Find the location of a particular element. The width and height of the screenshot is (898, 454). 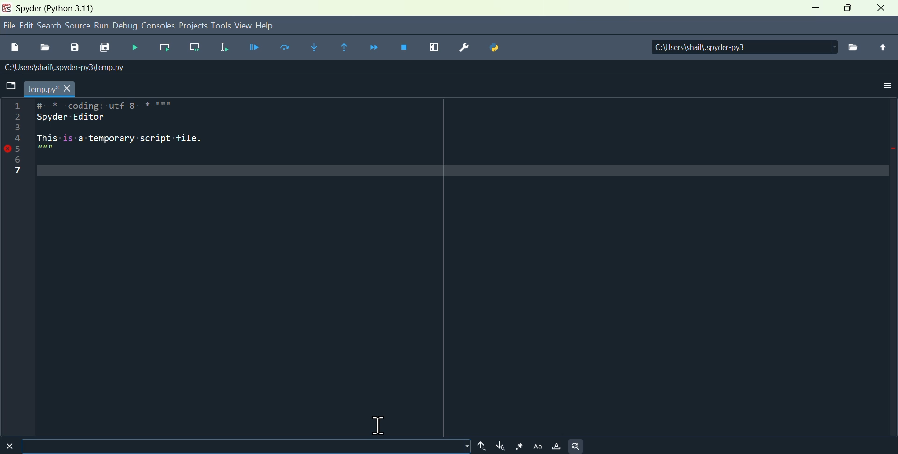

Stop debugging is located at coordinates (404, 48).